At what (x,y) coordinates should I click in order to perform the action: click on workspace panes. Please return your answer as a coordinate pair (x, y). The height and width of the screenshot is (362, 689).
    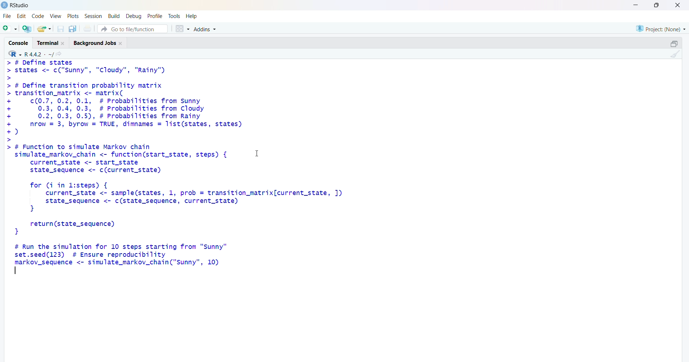
    Looking at the image, I should click on (182, 29).